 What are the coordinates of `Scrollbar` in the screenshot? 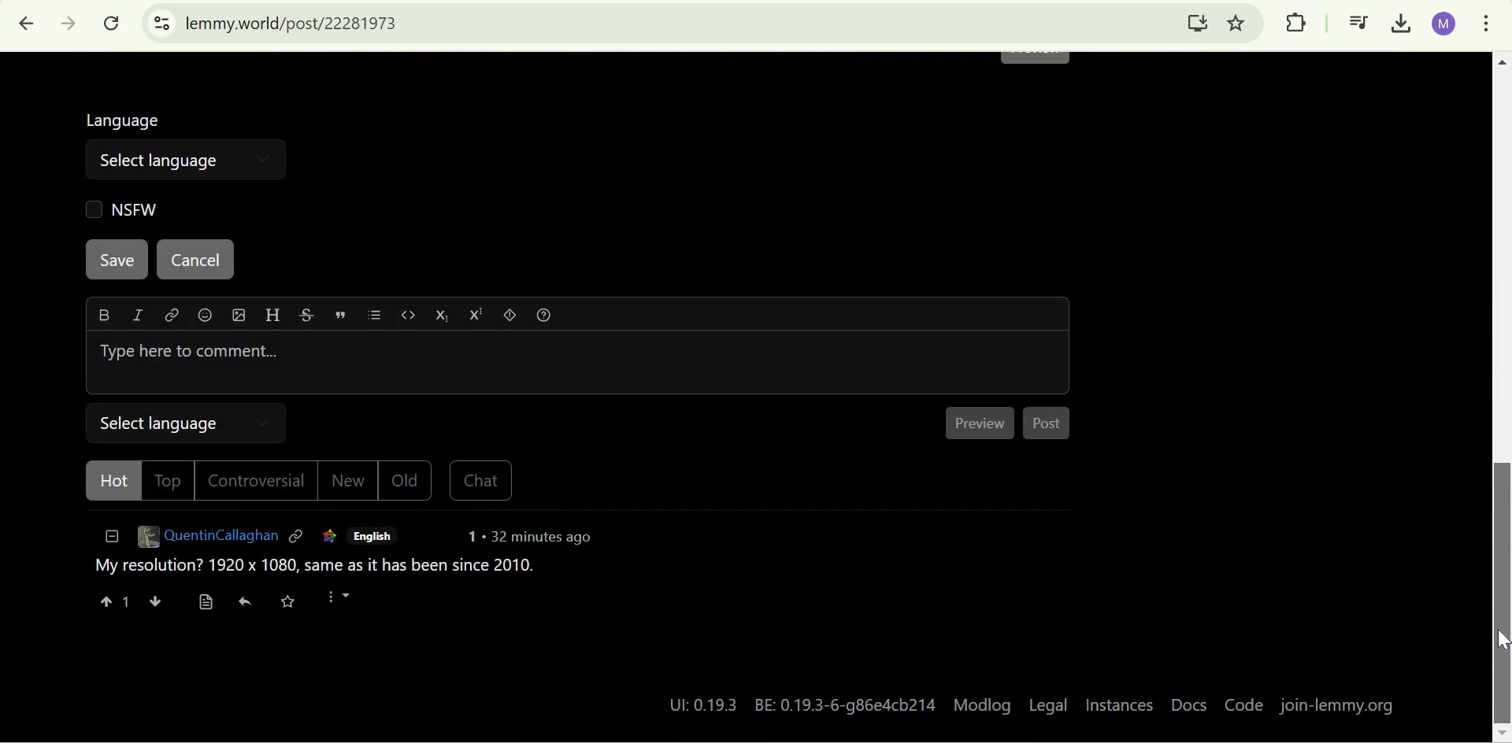 It's located at (1502, 394).